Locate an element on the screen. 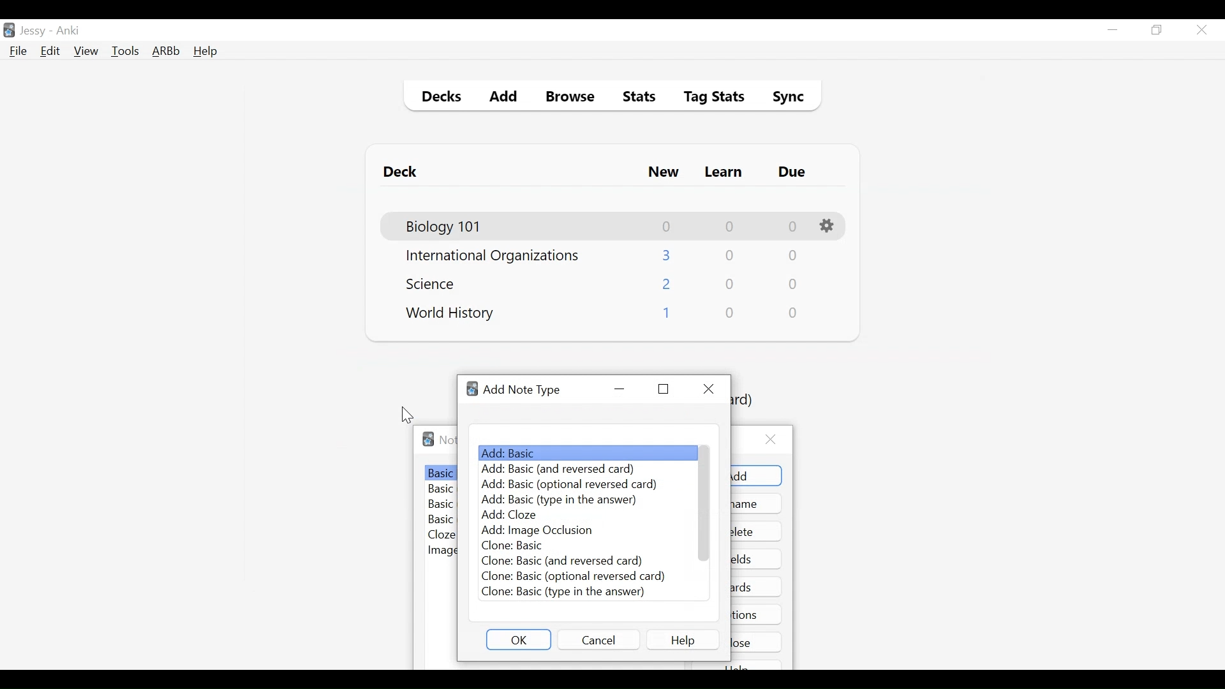  Edit is located at coordinates (49, 52).